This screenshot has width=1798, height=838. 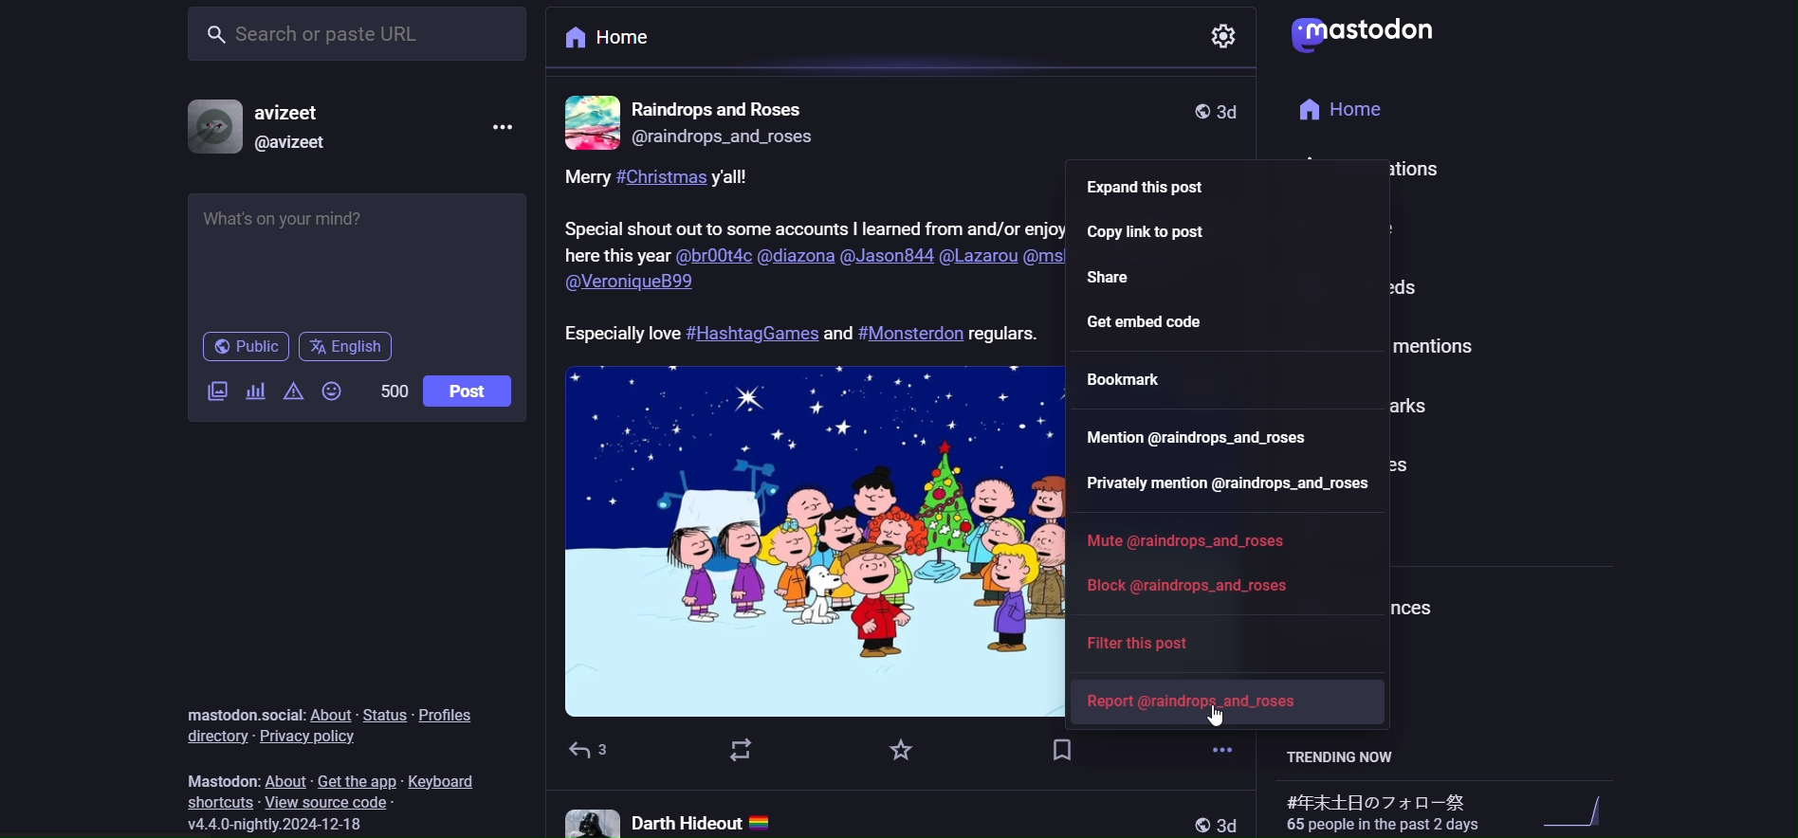 I want to click on caption, so click(x=810, y=260).